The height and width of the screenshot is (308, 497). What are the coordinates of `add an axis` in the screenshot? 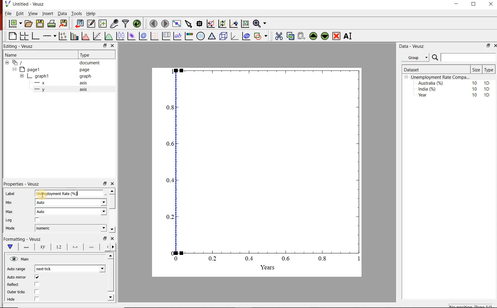 It's located at (49, 36).